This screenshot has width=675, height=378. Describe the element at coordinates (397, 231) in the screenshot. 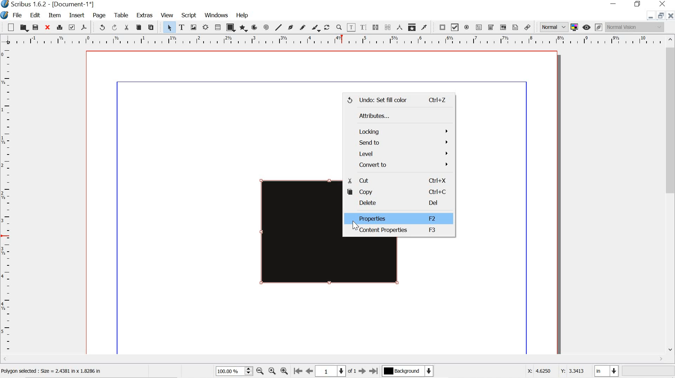

I see `content properties` at that location.